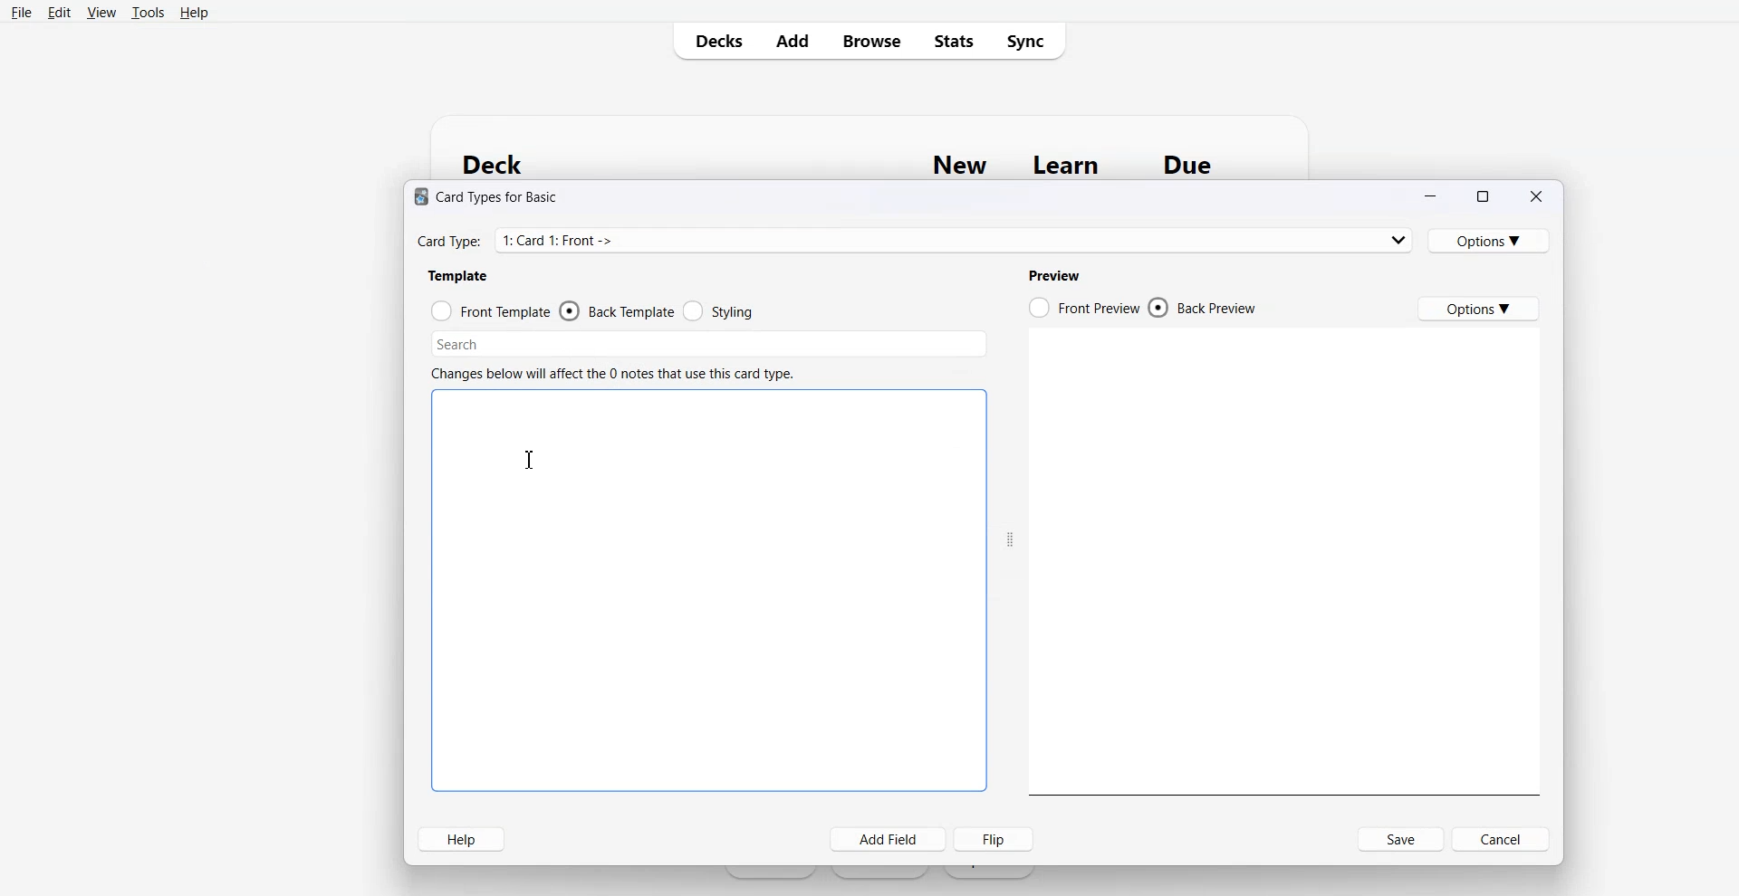  Describe the element at coordinates (457, 278) in the screenshot. I see `Template` at that location.